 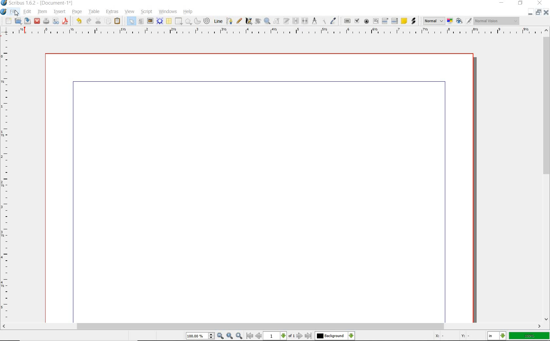 What do you see at coordinates (497, 336) in the screenshot?
I see `select the current unit` at bounding box center [497, 336].